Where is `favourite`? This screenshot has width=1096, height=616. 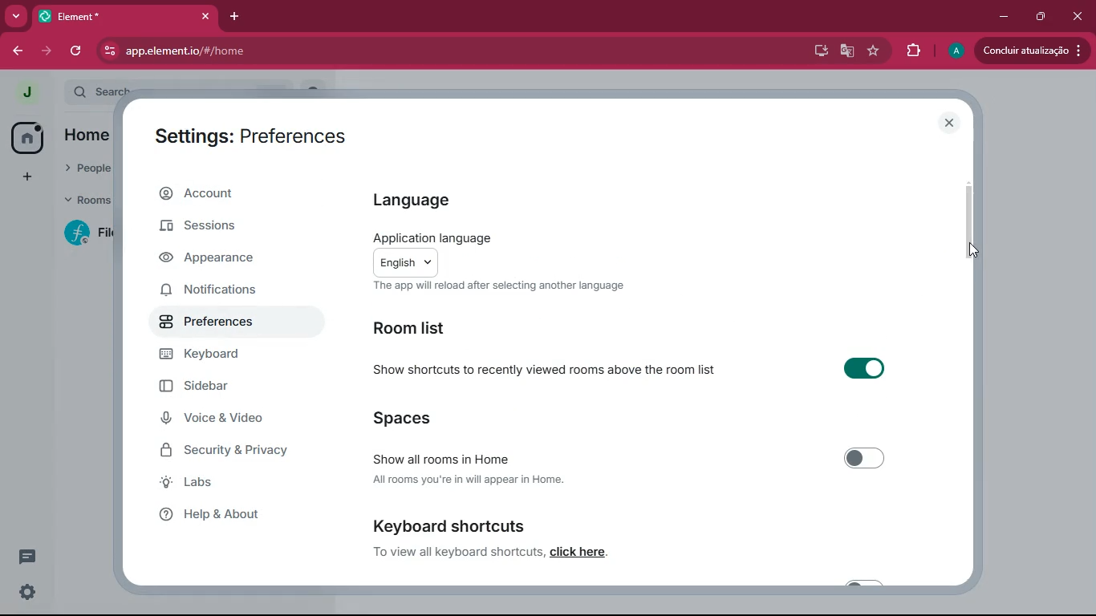 favourite is located at coordinates (874, 51).